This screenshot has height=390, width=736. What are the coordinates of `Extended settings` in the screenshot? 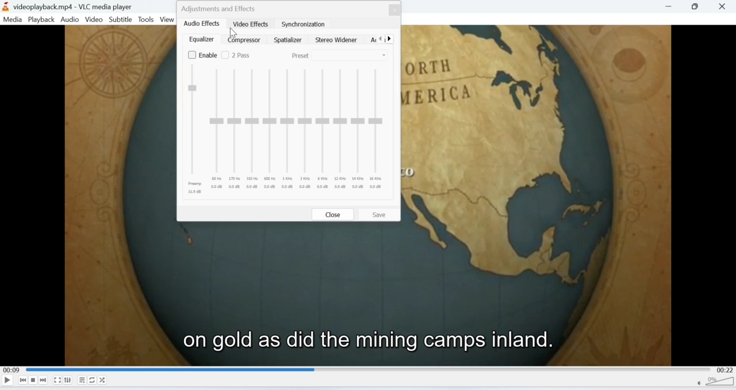 It's located at (67, 380).